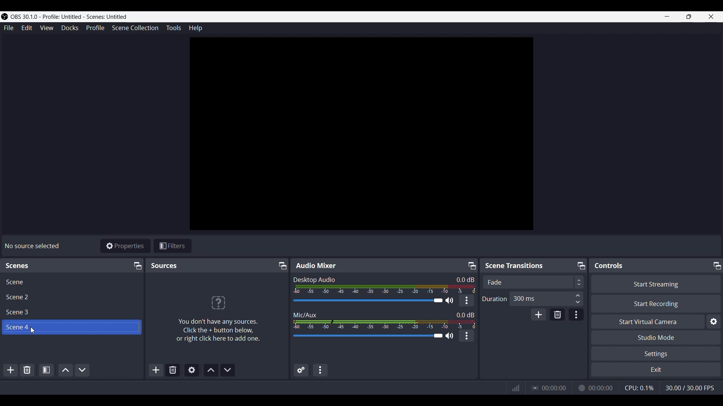 This screenshot has height=406, width=723. What do you see at coordinates (195, 29) in the screenshot?
I see `Help` at bounding box center [195, 29].